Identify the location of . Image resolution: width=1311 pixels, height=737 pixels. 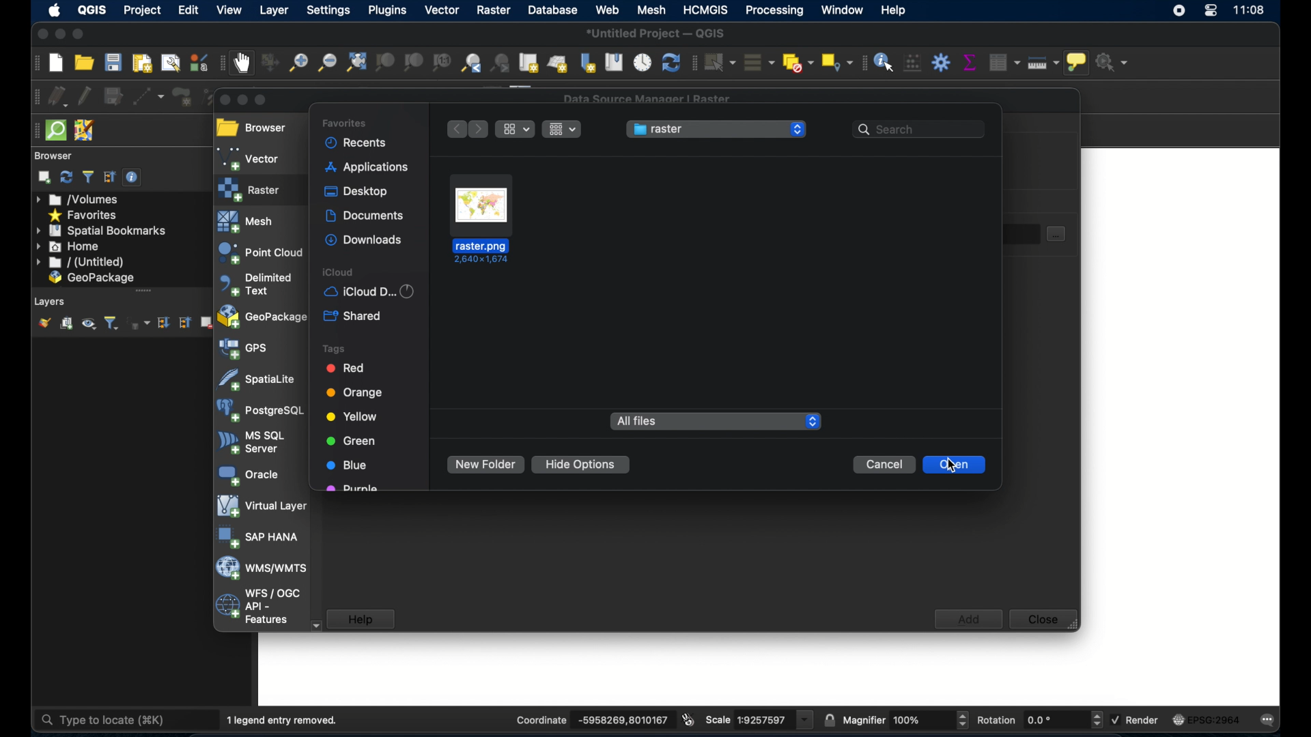
(911, 720).